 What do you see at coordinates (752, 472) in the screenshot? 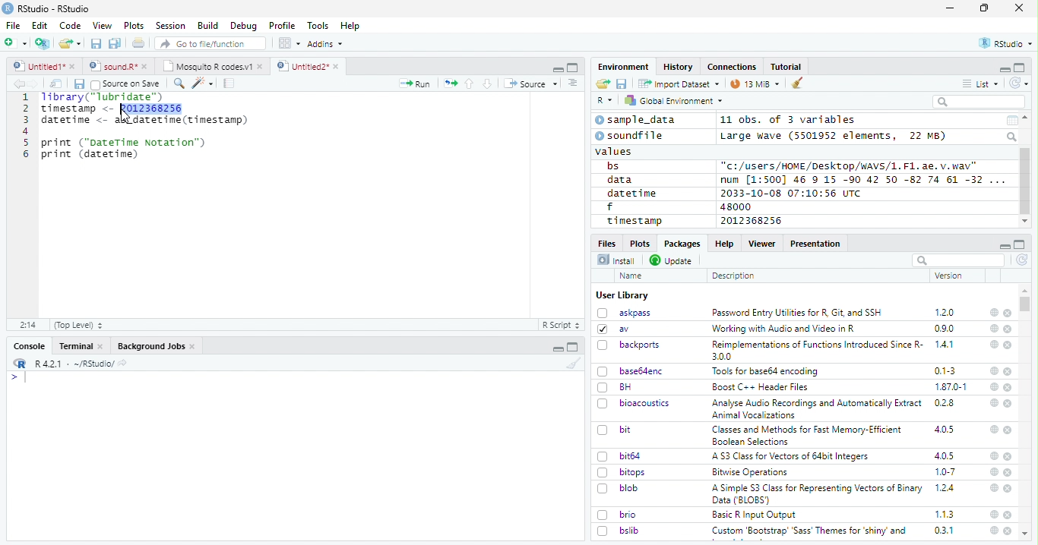
I see `Bitwise Operations` at bounding box center [752, 472].